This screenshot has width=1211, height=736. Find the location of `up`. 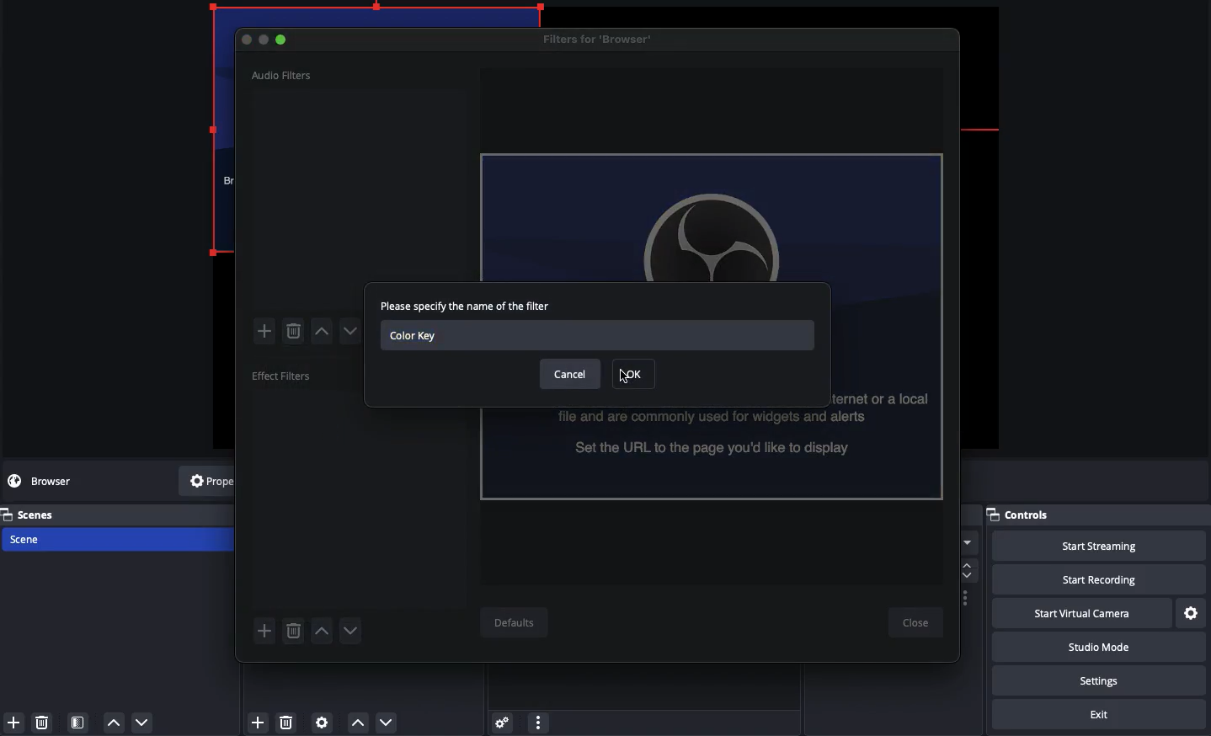

up is located at coordinates (323, 630).